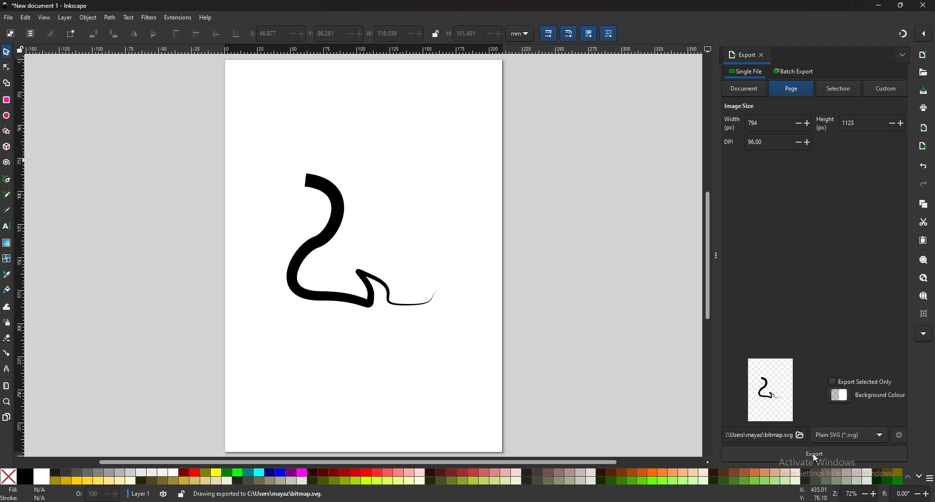  Describe the element at coordinates (336, 33) in the screenshot. I see `y coordinates` at that location.